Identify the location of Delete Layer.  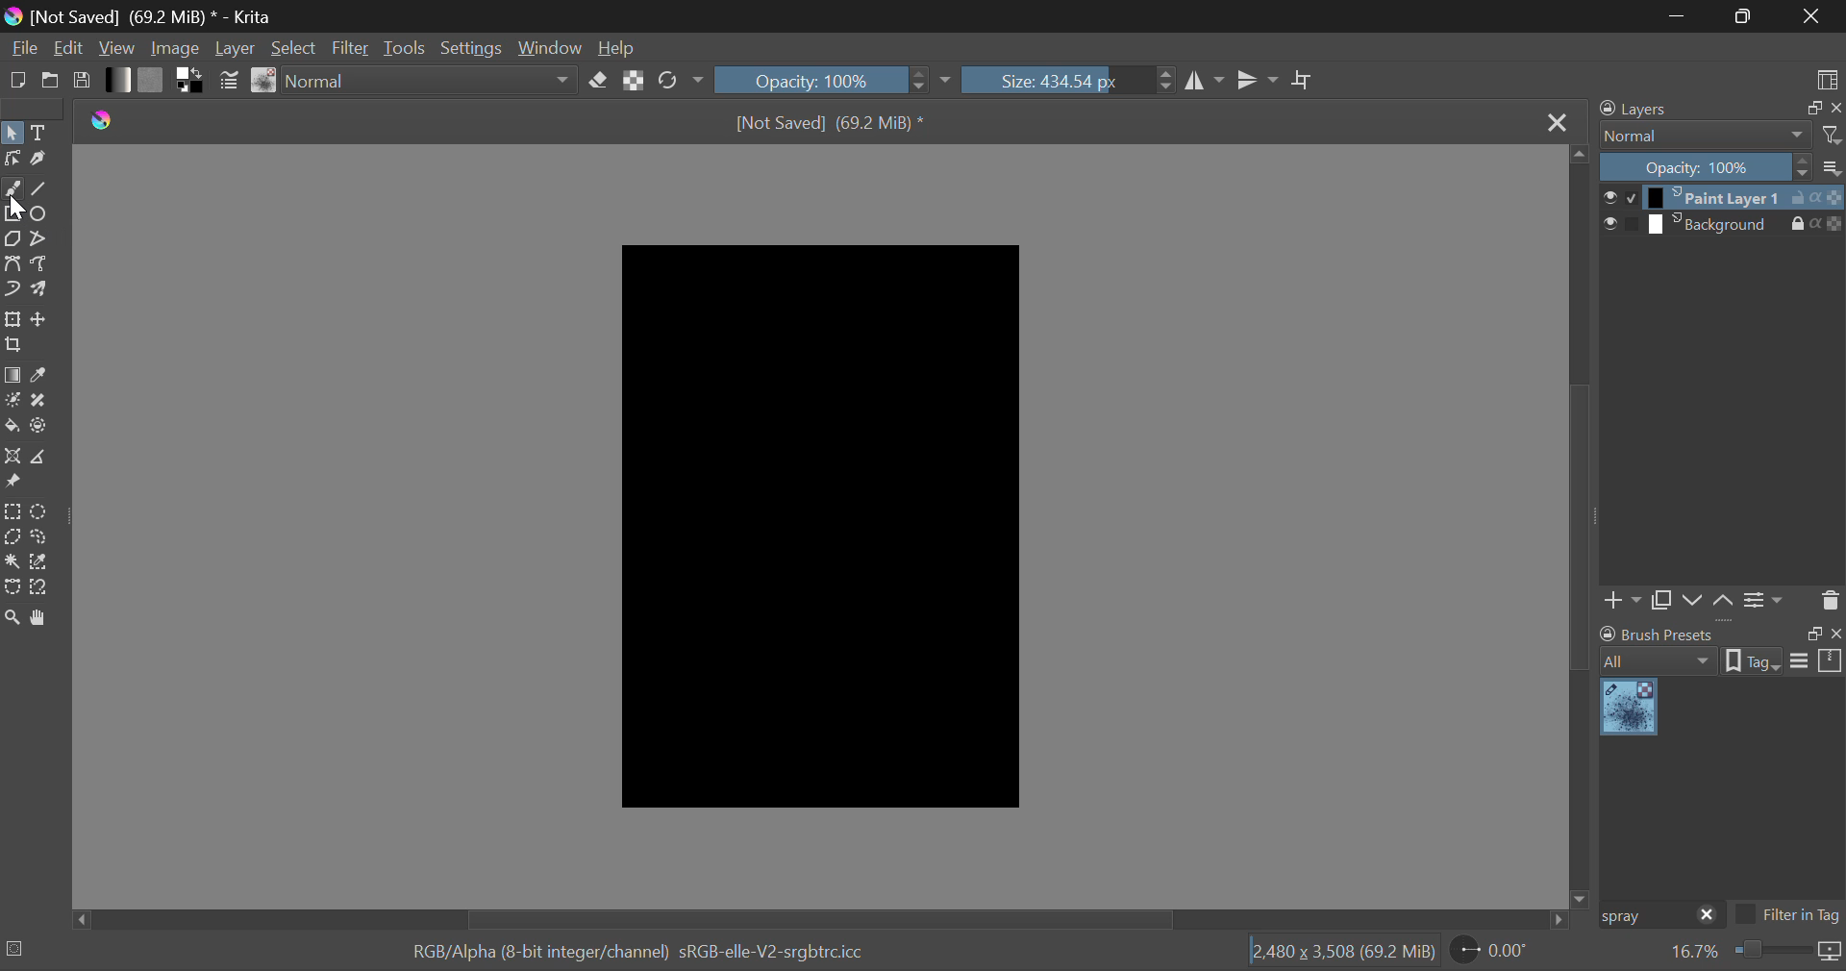
(1828, 599).